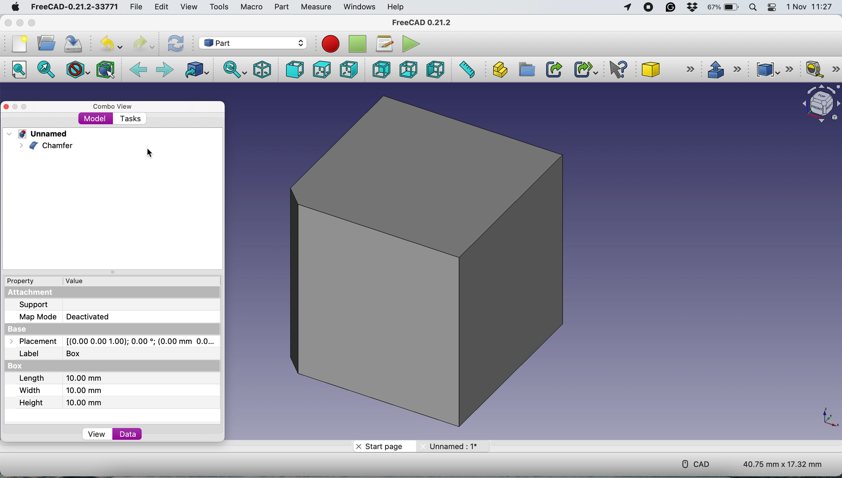 The width and height of the screenshot is (842, 478). What do you see at coordinates (96, 434) in the screenshot?
I see `view` at bounding box center [96, 434].